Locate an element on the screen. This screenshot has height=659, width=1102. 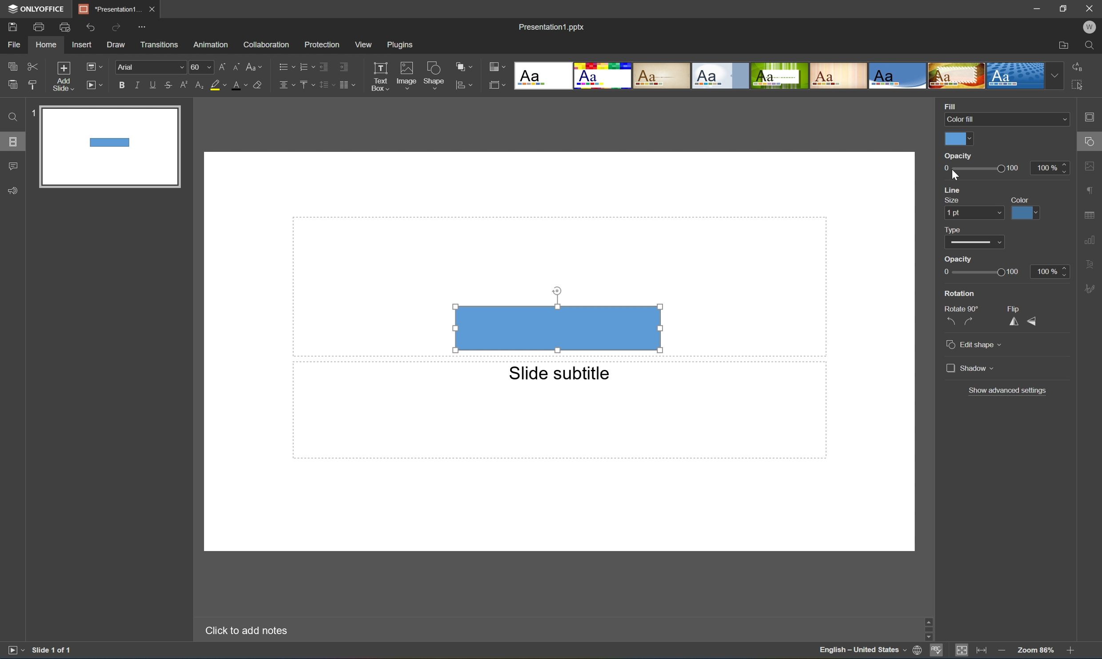
Change case is located at coordinates (256, 67).